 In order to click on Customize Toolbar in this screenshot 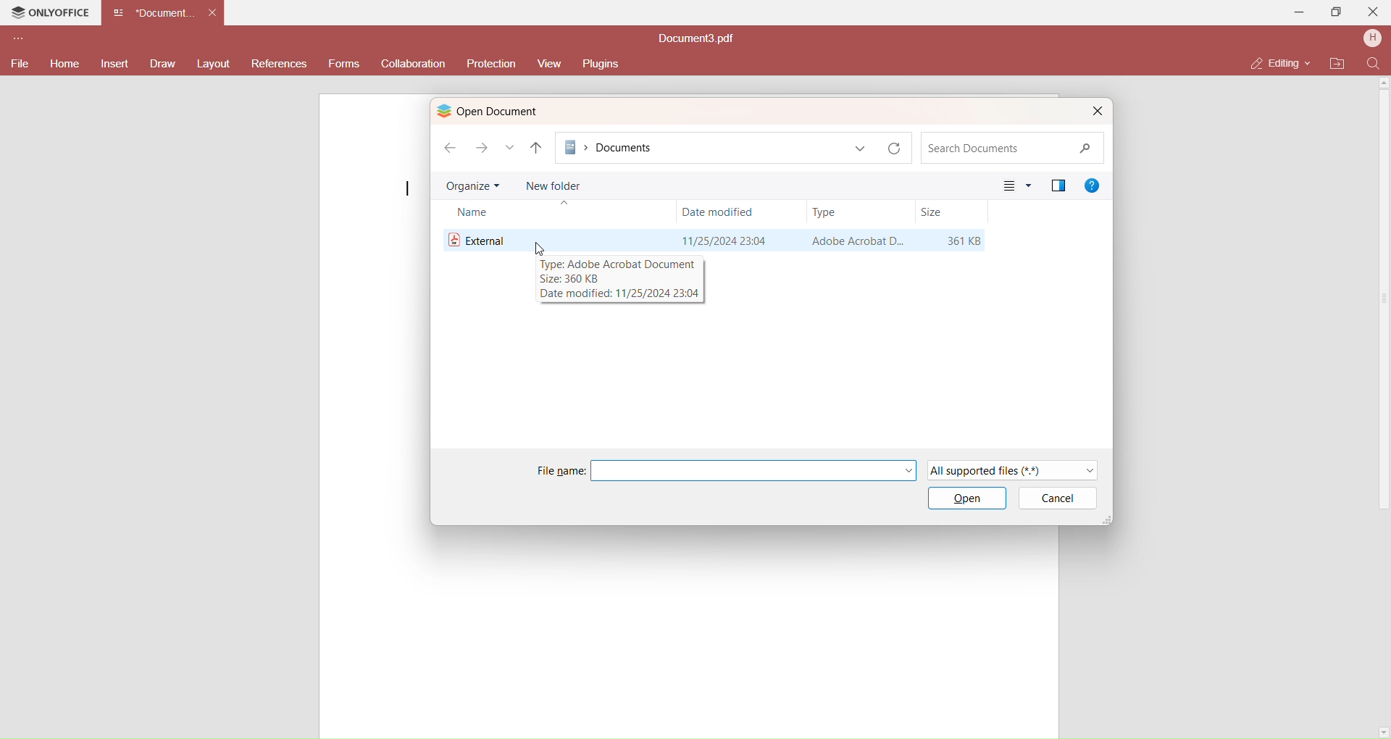, I will do `click(17, 41)`.